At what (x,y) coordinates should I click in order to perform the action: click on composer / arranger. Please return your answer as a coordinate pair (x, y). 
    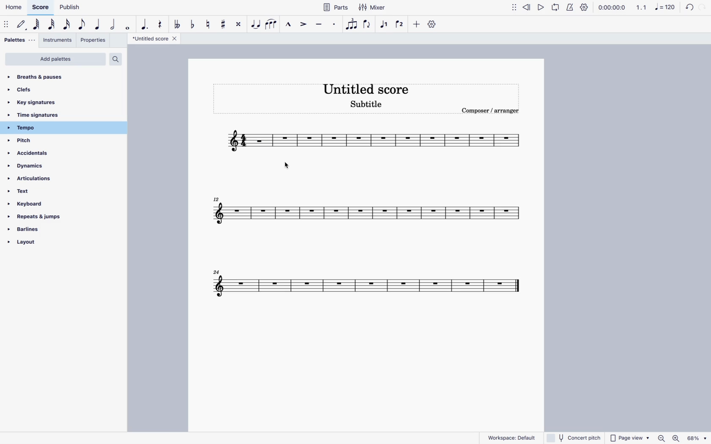
    Looking at the image, I should click on (489, 112).